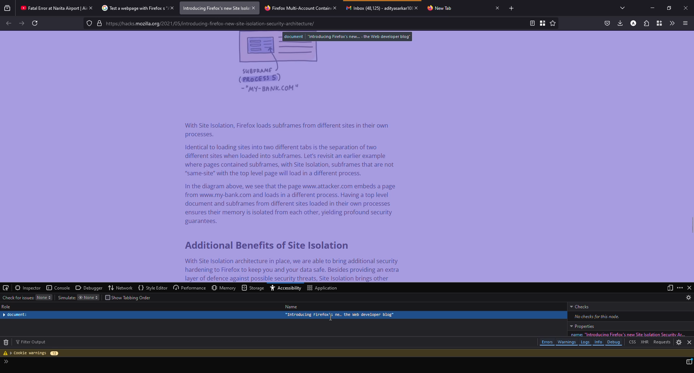  Describe the element at coordinates (672, 23) in the screenshot. I see `more tools` at that location.